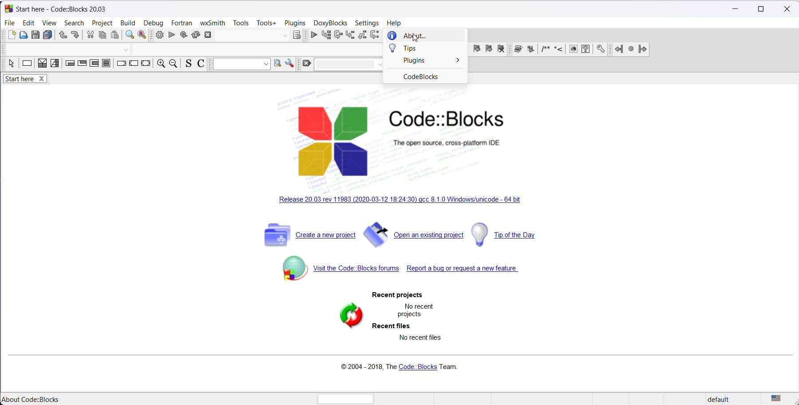  Describe the element at coordinates (102, 36) in the screenshot. I see `copy` at that location.